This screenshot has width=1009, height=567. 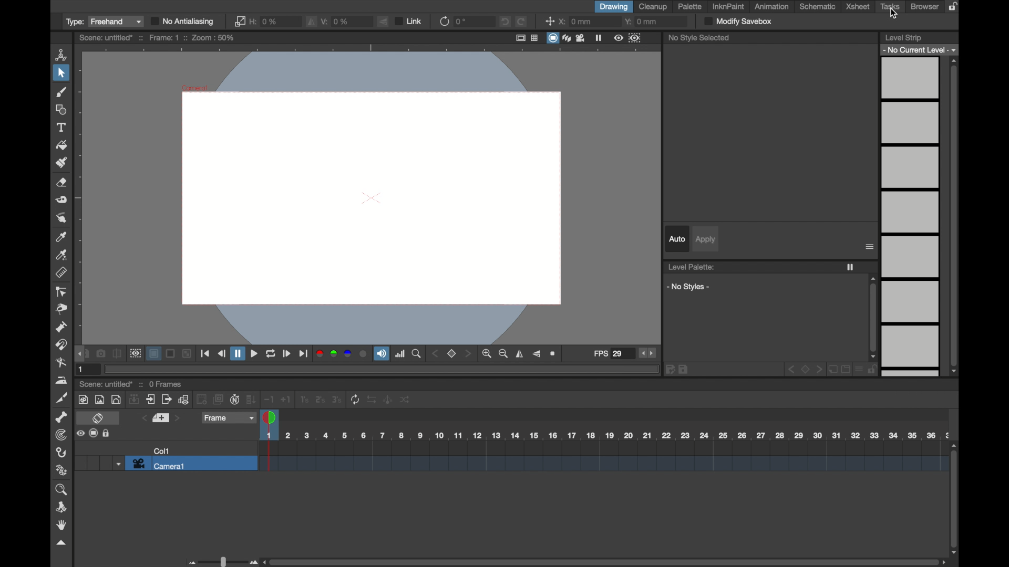 I want to click on freeze, so click(x=599, y=37).